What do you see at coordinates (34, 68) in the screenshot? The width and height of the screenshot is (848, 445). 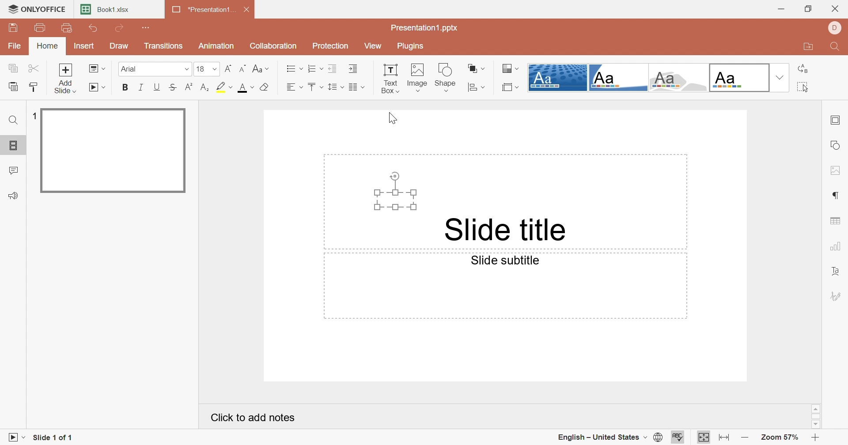 I see `Cut` at bounding box center [34, 68].